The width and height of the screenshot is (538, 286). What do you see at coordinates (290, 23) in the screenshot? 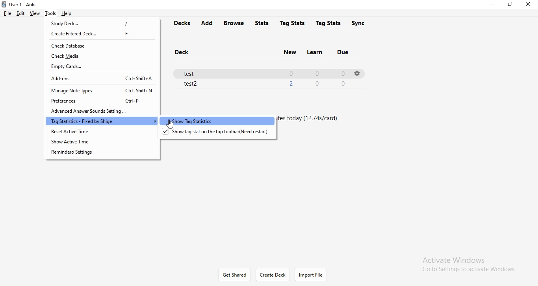
I see `tag stats` at bounding box center [290, 23].